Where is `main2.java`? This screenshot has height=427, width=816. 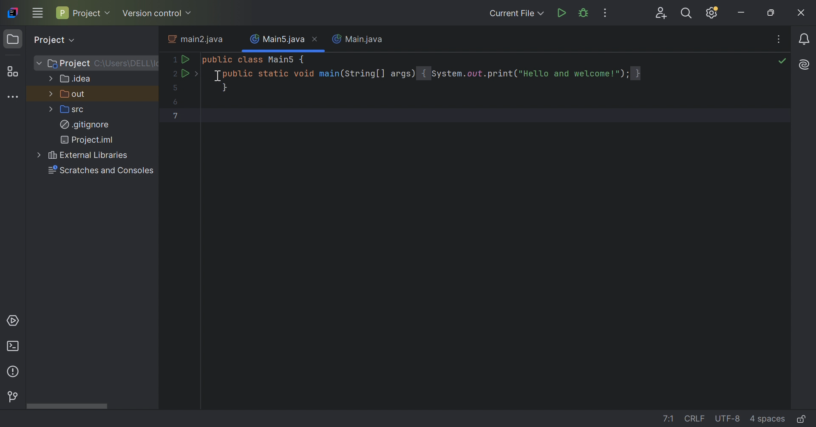
main2.java is located at coordinates (196, 39).